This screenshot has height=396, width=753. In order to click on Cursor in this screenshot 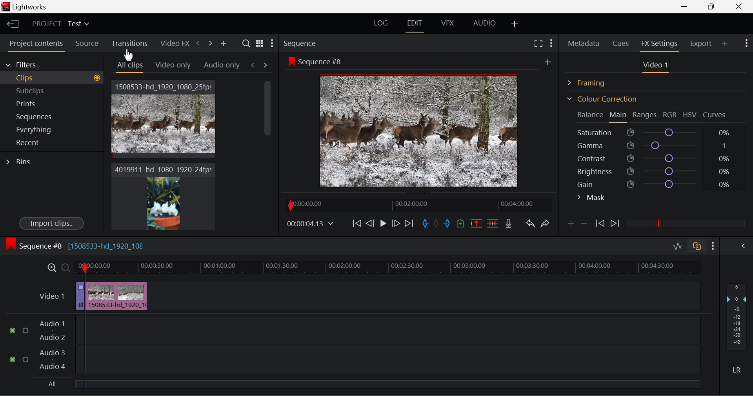, I will do `click(131, 55)`.